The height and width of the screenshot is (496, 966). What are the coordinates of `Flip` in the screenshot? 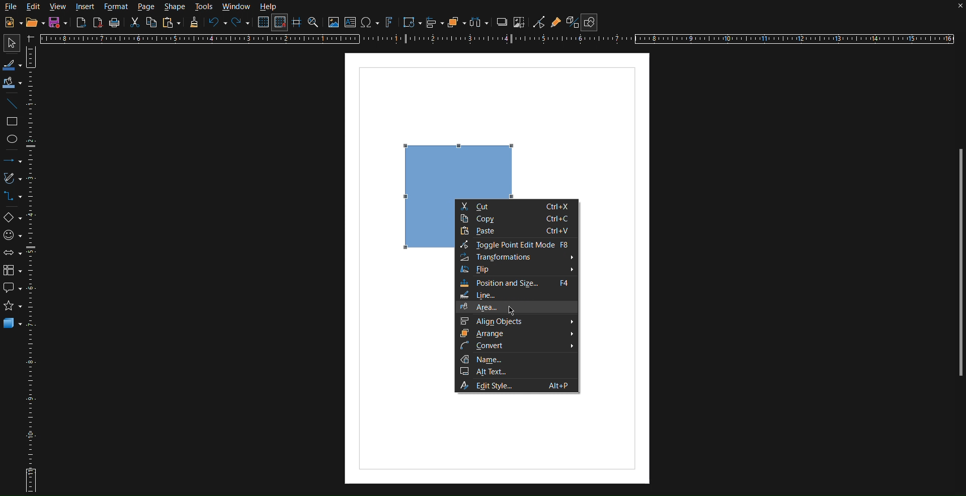 It's located at (516, 270).